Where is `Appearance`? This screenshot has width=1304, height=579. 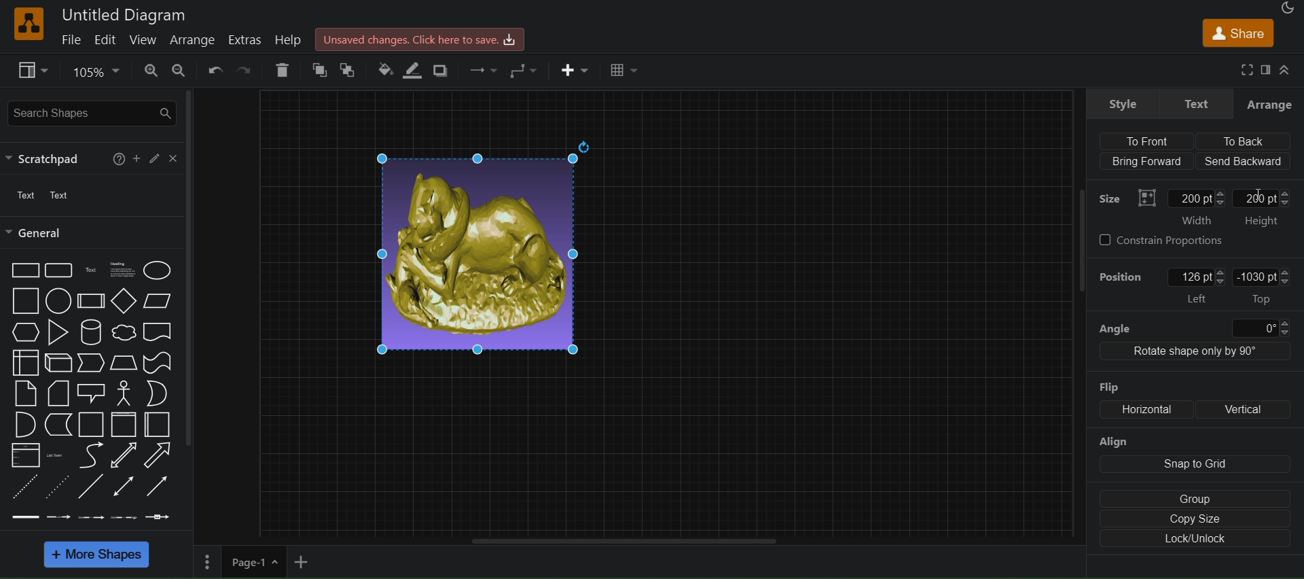 Appearance is located at coordinates (1286, 7).